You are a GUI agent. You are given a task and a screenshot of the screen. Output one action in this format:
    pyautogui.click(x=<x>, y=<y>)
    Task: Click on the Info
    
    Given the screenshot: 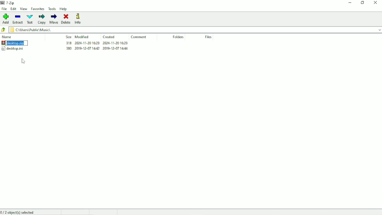 What is the action you would take?
    pyautogui.click(x=79, y=19)
    